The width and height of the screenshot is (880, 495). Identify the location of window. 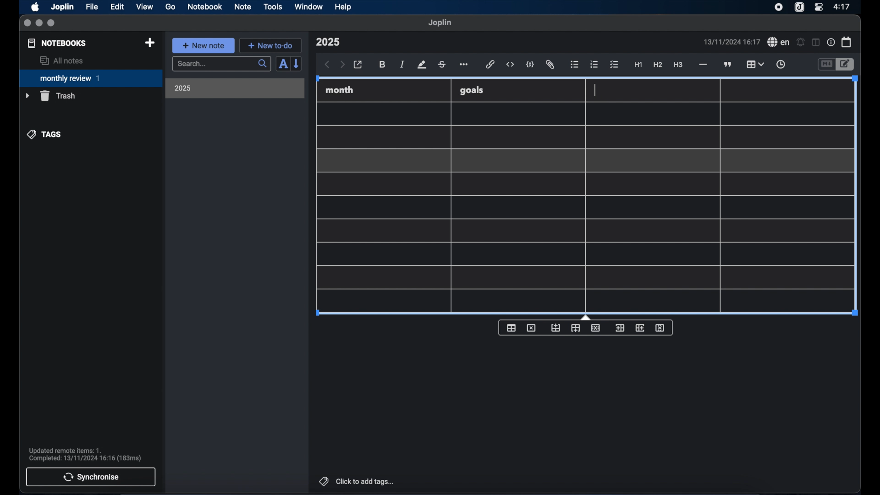
(309, 6).